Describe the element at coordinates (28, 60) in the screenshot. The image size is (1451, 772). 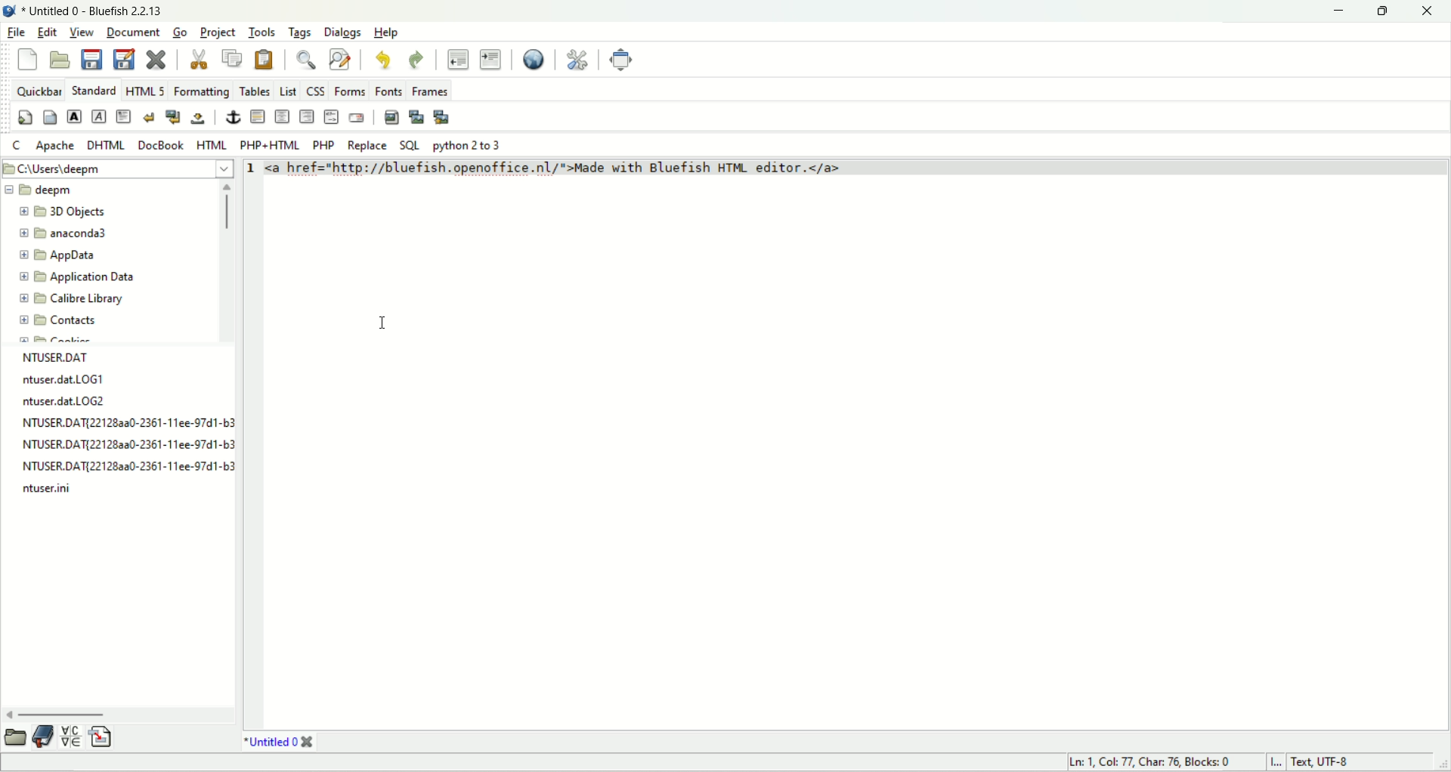
I see `new` at that location.